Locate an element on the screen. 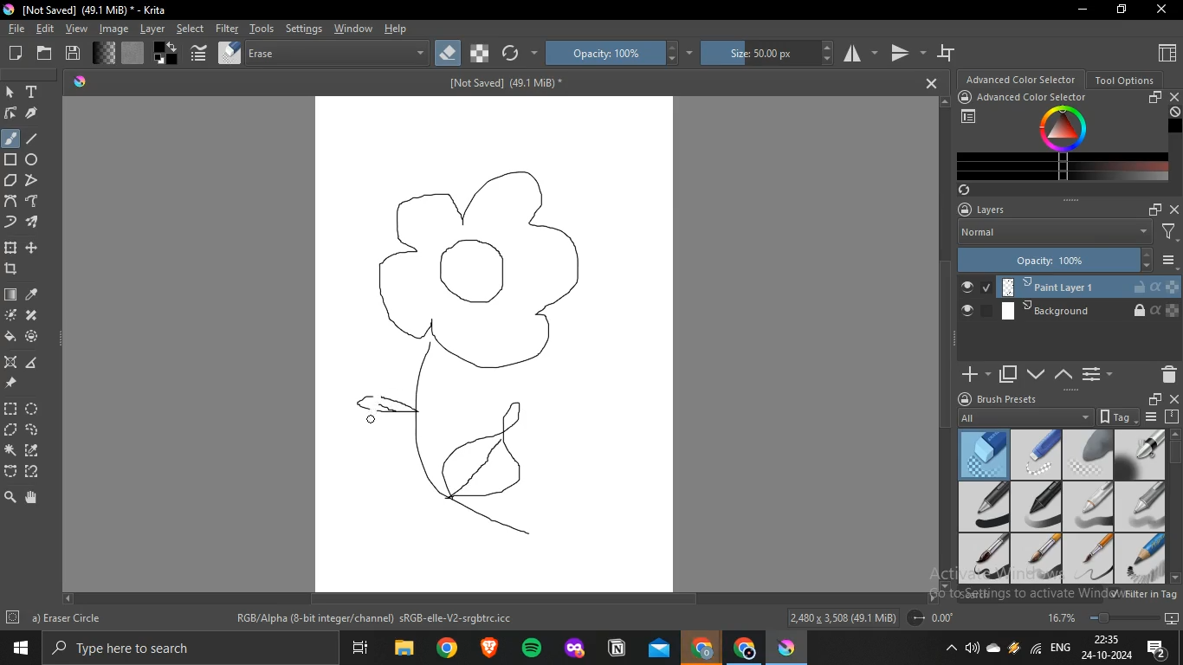 The image size is (1183, 665). zoom tool is located at coordinates (10, 496).